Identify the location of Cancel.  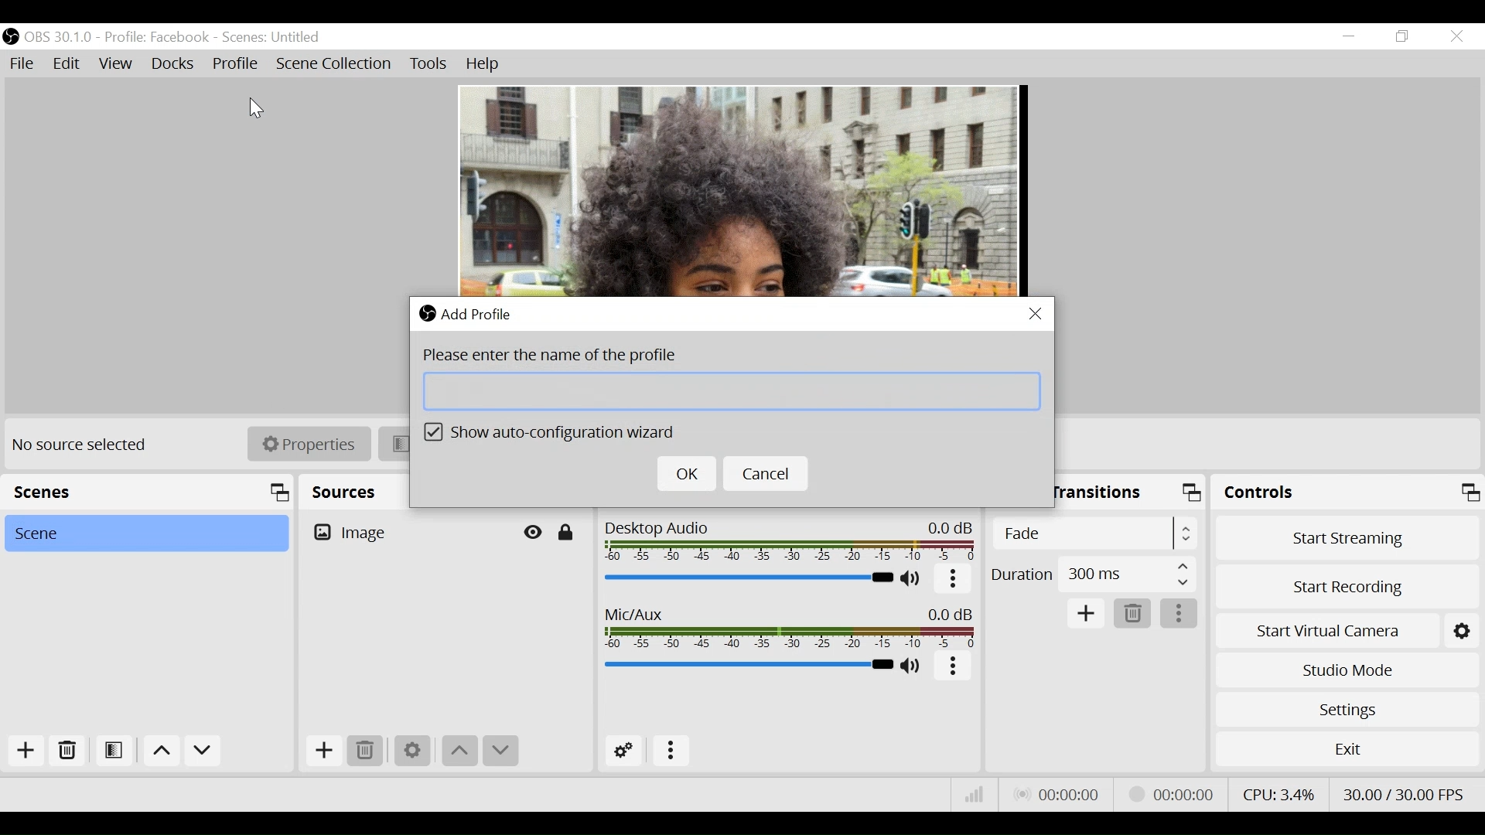
(770, 474).